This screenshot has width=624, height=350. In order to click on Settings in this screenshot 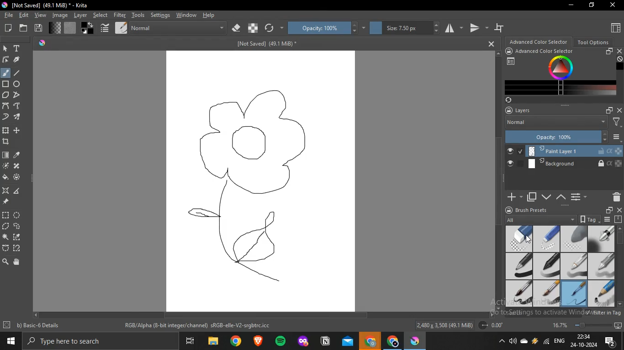, I will do `click(7, 325)`.